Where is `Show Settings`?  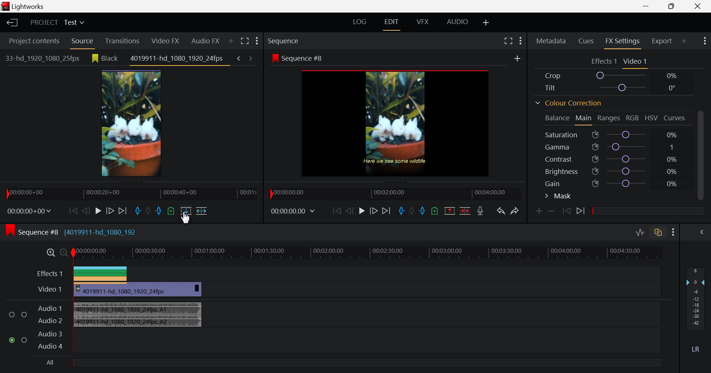 Show Settings is located at coordinates (258, 42).